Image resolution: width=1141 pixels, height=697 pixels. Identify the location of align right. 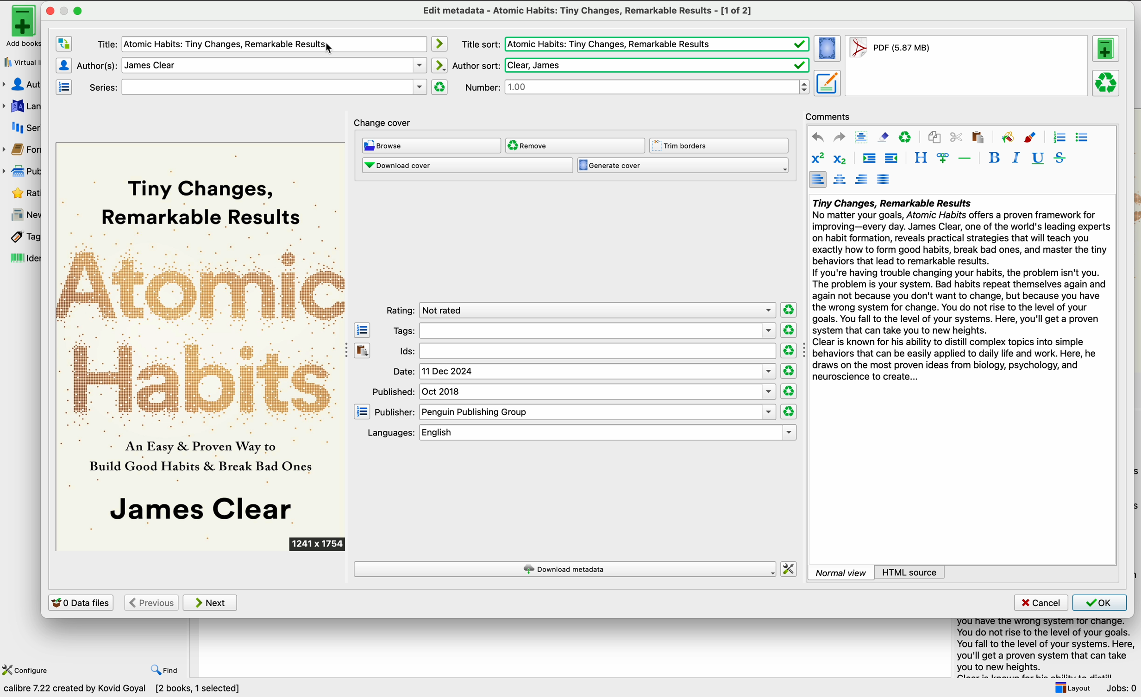
(862, 179).